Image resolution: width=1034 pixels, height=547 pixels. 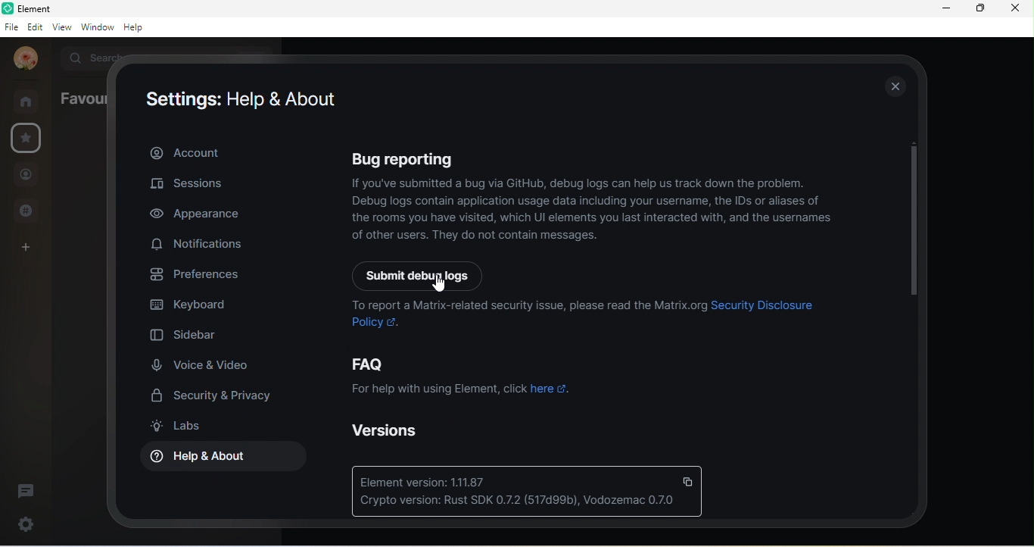 What do you see at coordinates (188, 307) in the screenshot?
I see `keyboard` at bounding box center [188, 307].